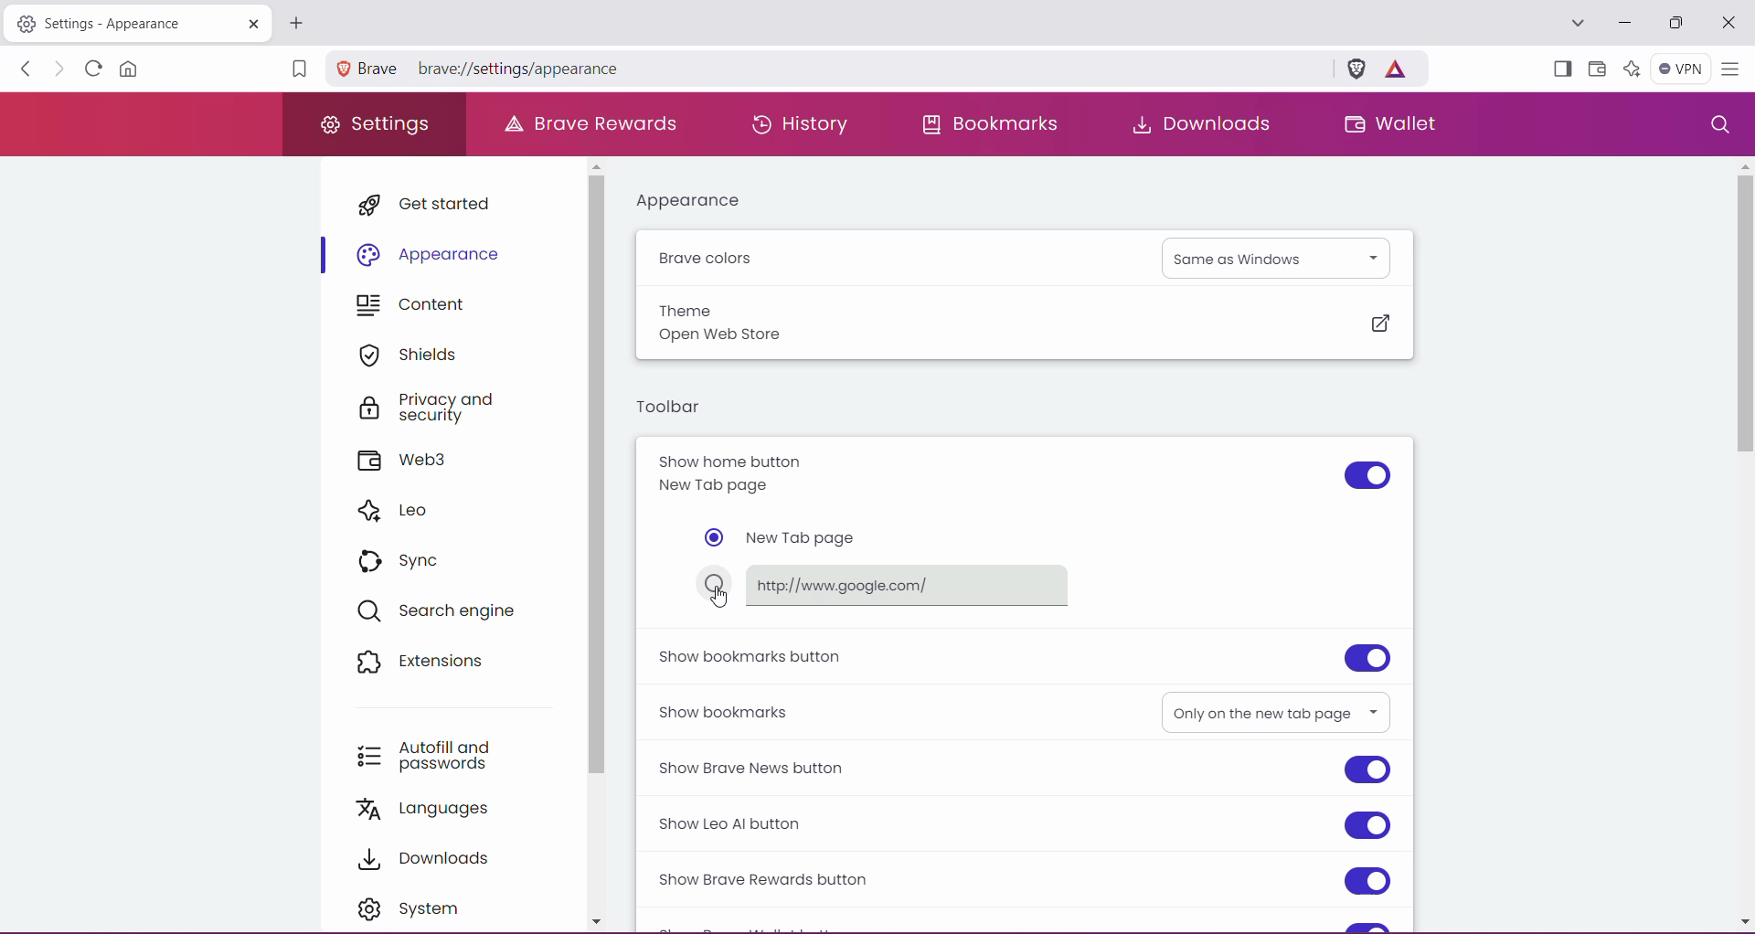 The width and height of the screenshot is (1755, 934). Describe the element at coordinates (297, 71) in the screenshot. I see `Bookmark this Page` at that location.